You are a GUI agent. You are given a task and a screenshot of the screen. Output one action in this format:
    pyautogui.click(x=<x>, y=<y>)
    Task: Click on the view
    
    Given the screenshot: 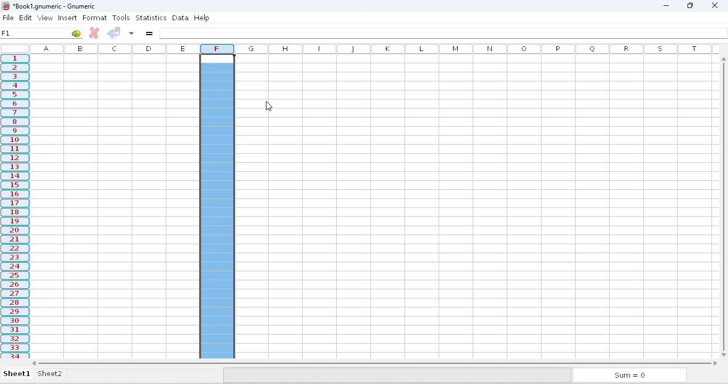 What is the action you would take?
    pyautogui.click(x=45, y=18)
    